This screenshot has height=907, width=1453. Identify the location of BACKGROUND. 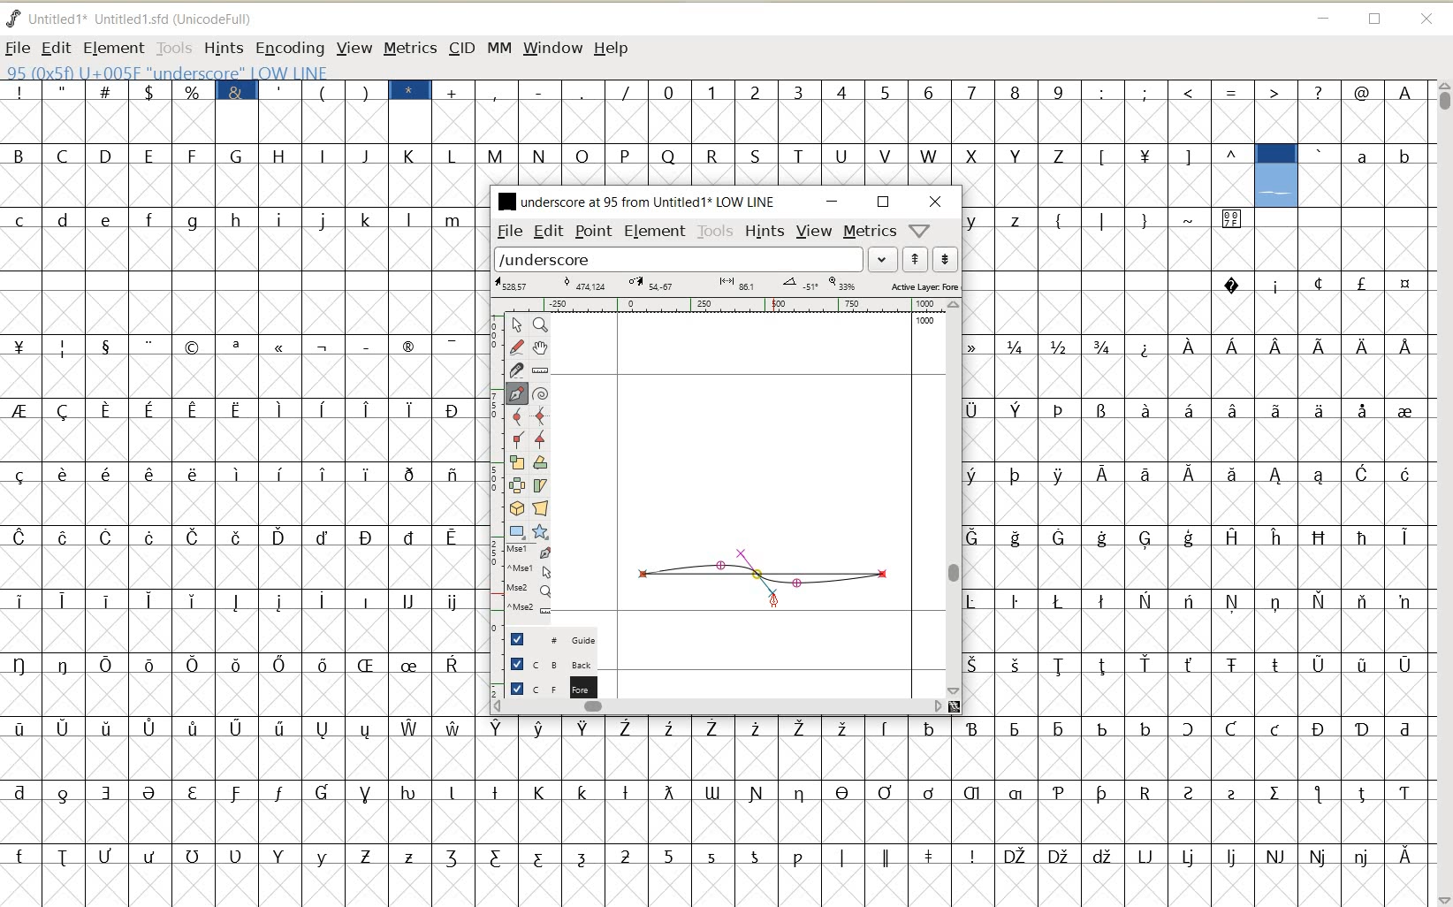
(545, 664).